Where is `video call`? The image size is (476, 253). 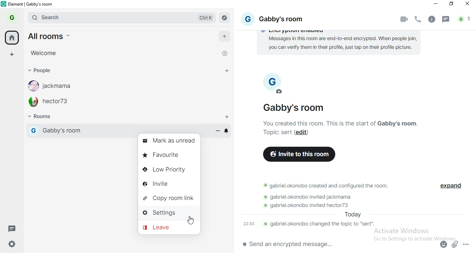
video call is located at coordinates (405, 19).